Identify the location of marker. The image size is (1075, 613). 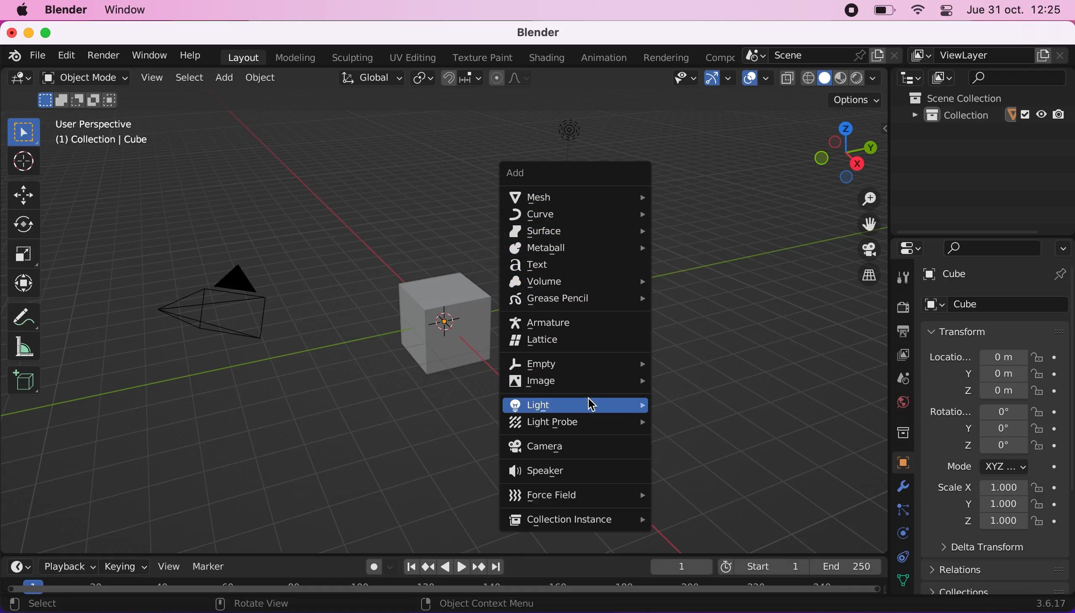
(212, 565).